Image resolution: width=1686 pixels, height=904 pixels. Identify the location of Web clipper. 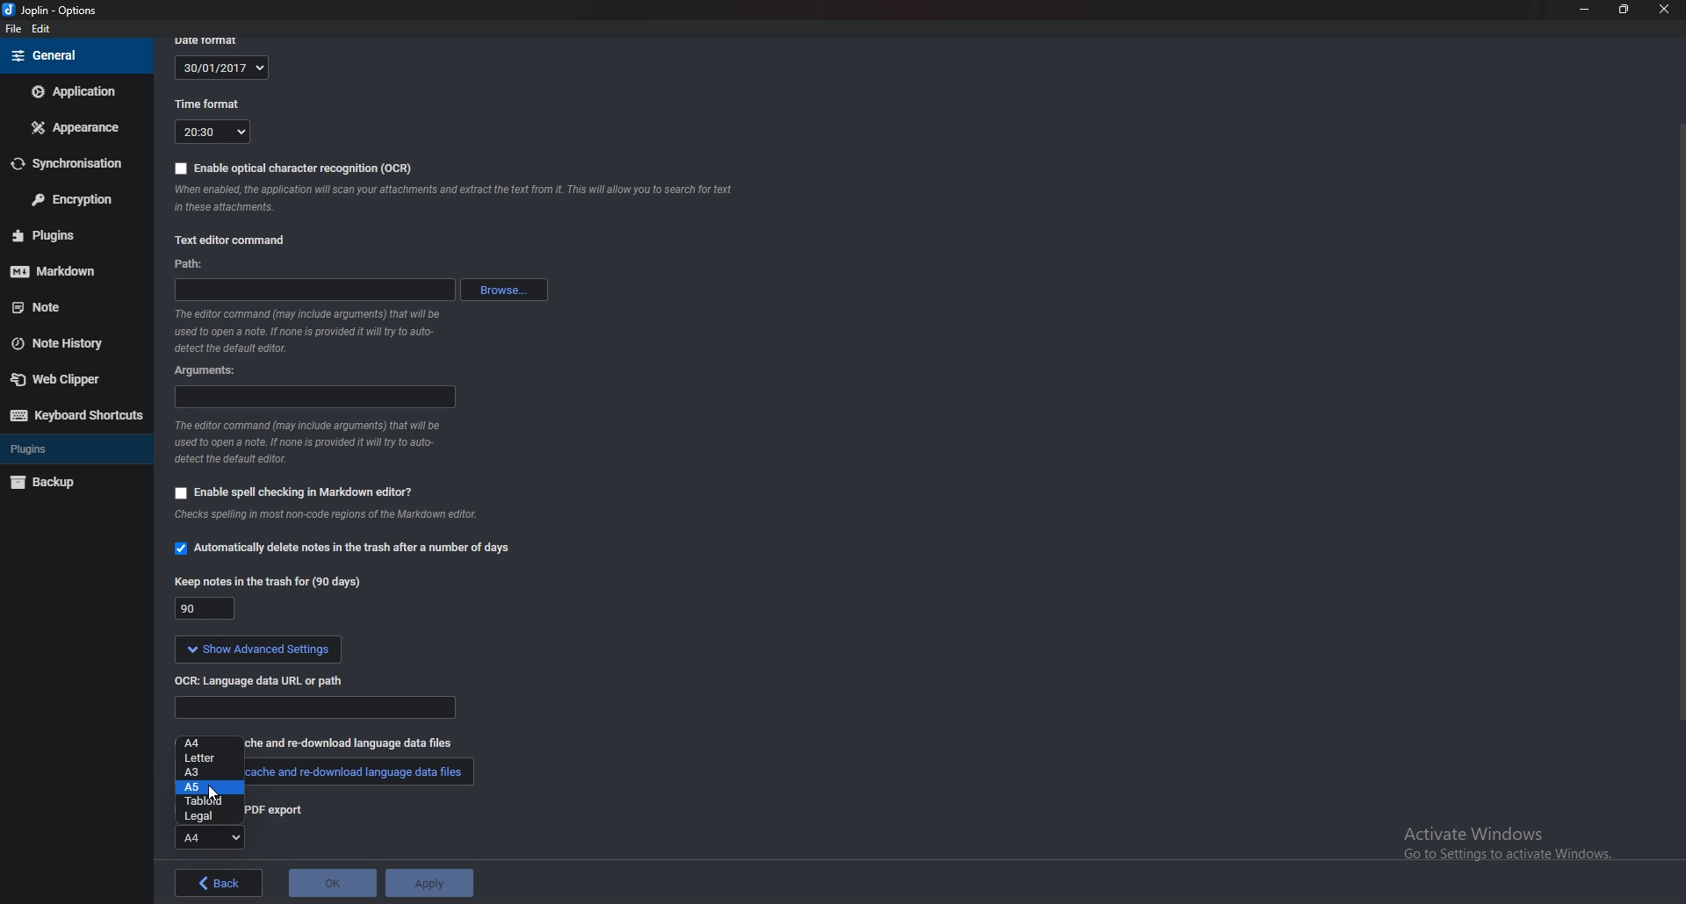
(68, 379).